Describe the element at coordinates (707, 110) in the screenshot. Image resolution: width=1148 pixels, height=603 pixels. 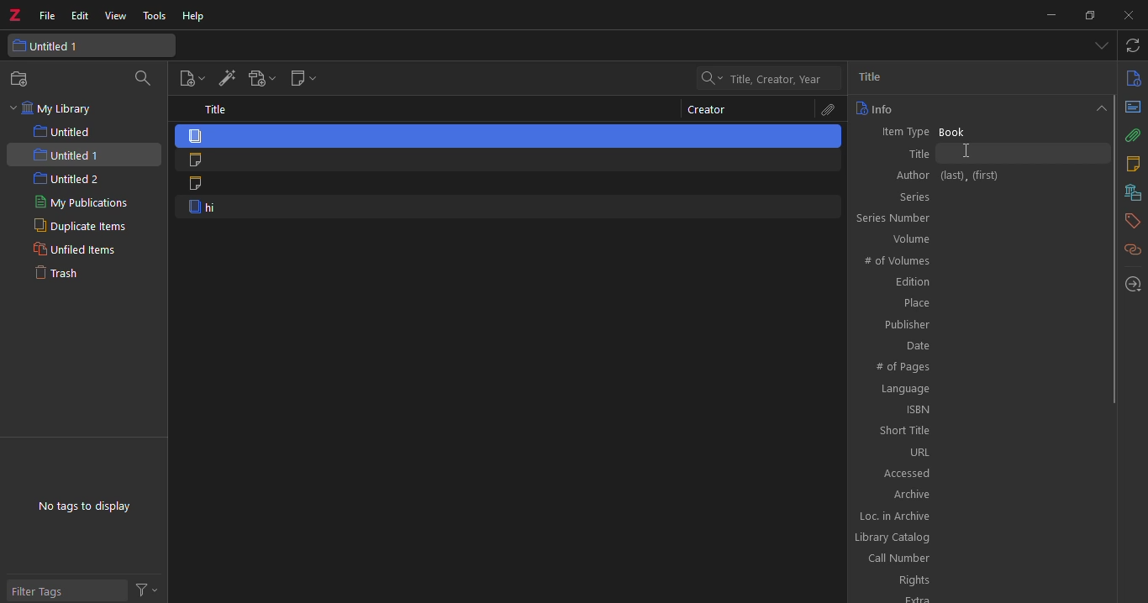
I see `creator` at that location.